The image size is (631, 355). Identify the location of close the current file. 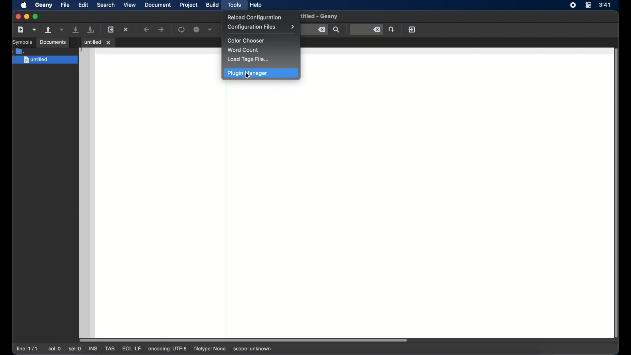
(126, 29).